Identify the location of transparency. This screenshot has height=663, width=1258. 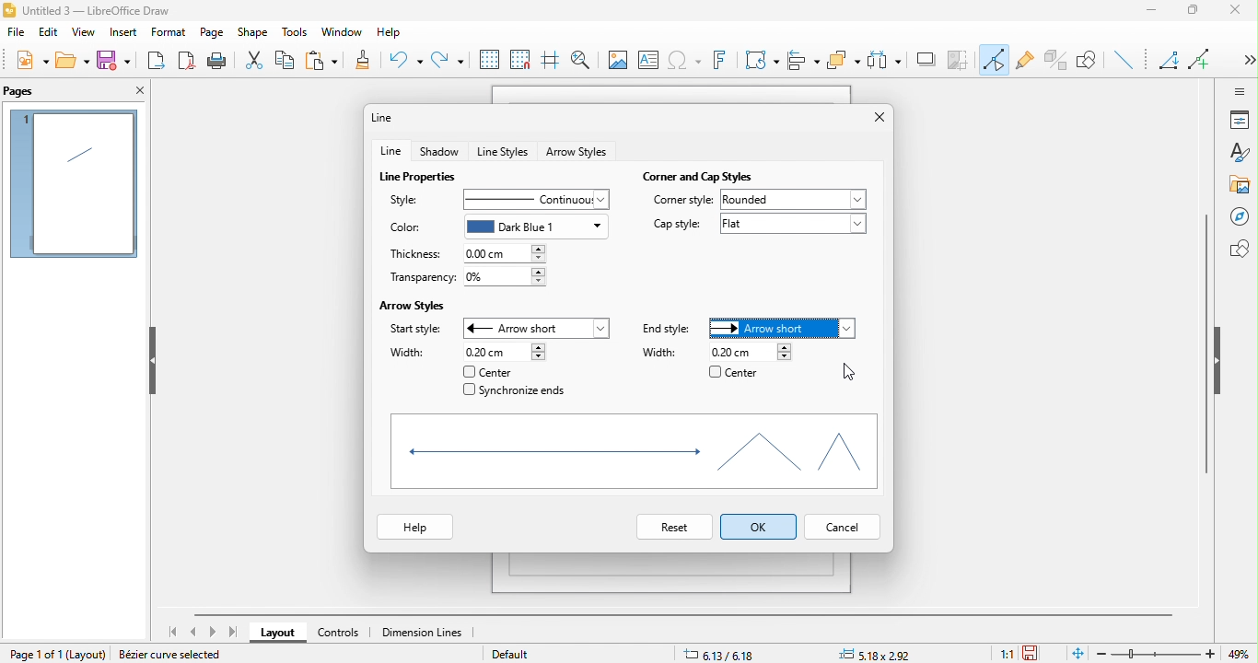
(418, 278).